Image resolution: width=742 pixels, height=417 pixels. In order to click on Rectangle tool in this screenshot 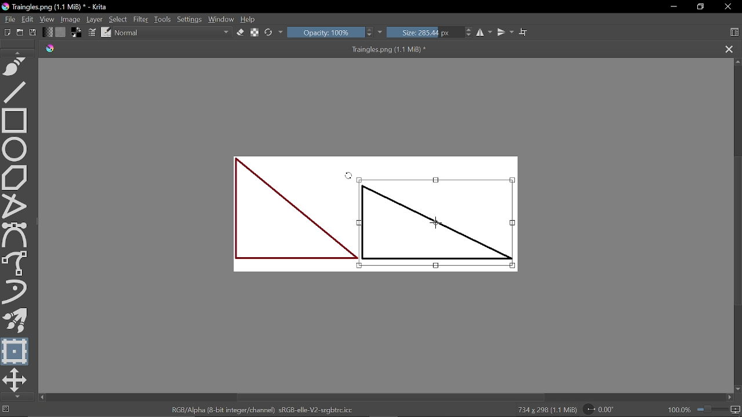, I will do `click(15, 120)`.